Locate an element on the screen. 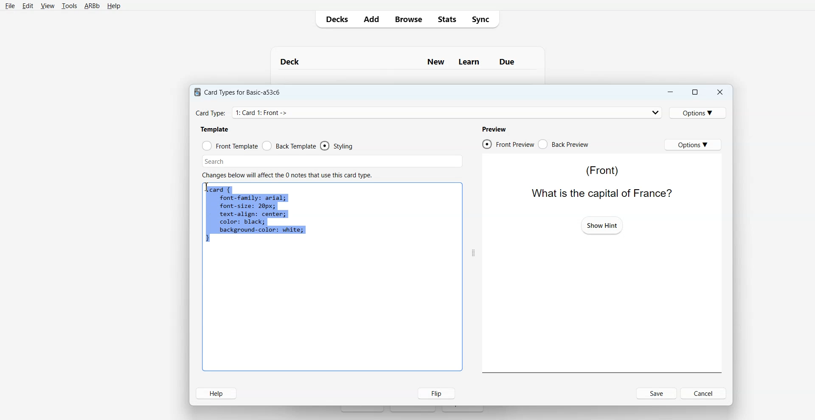 This screenshot has height=420, width=815. File is located at coordinates (10, 6).